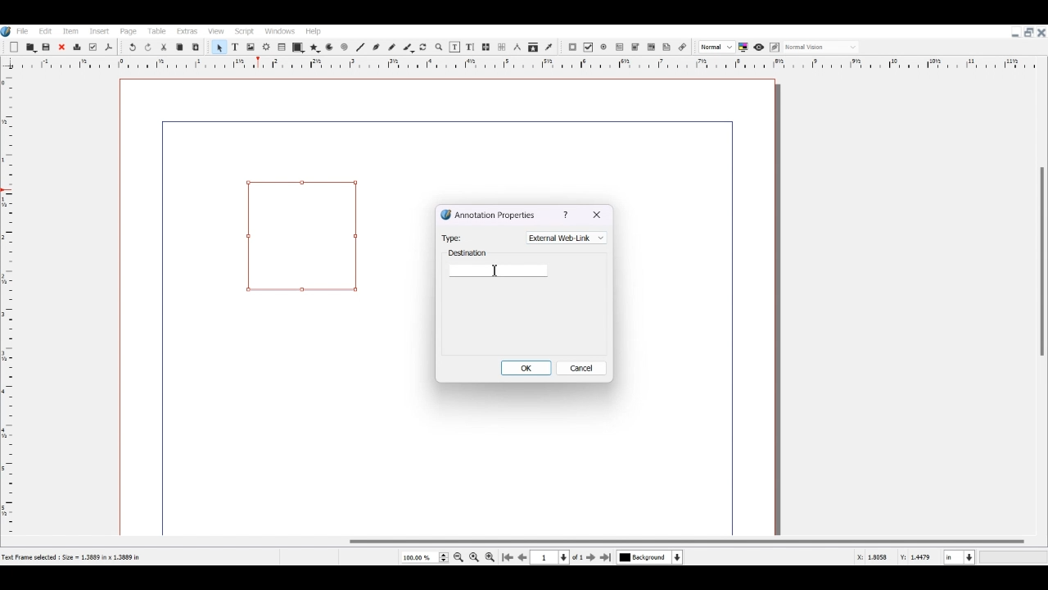  Describe the element at coordinates (7, 31) in the screenshot. I see `Logo` at that location.